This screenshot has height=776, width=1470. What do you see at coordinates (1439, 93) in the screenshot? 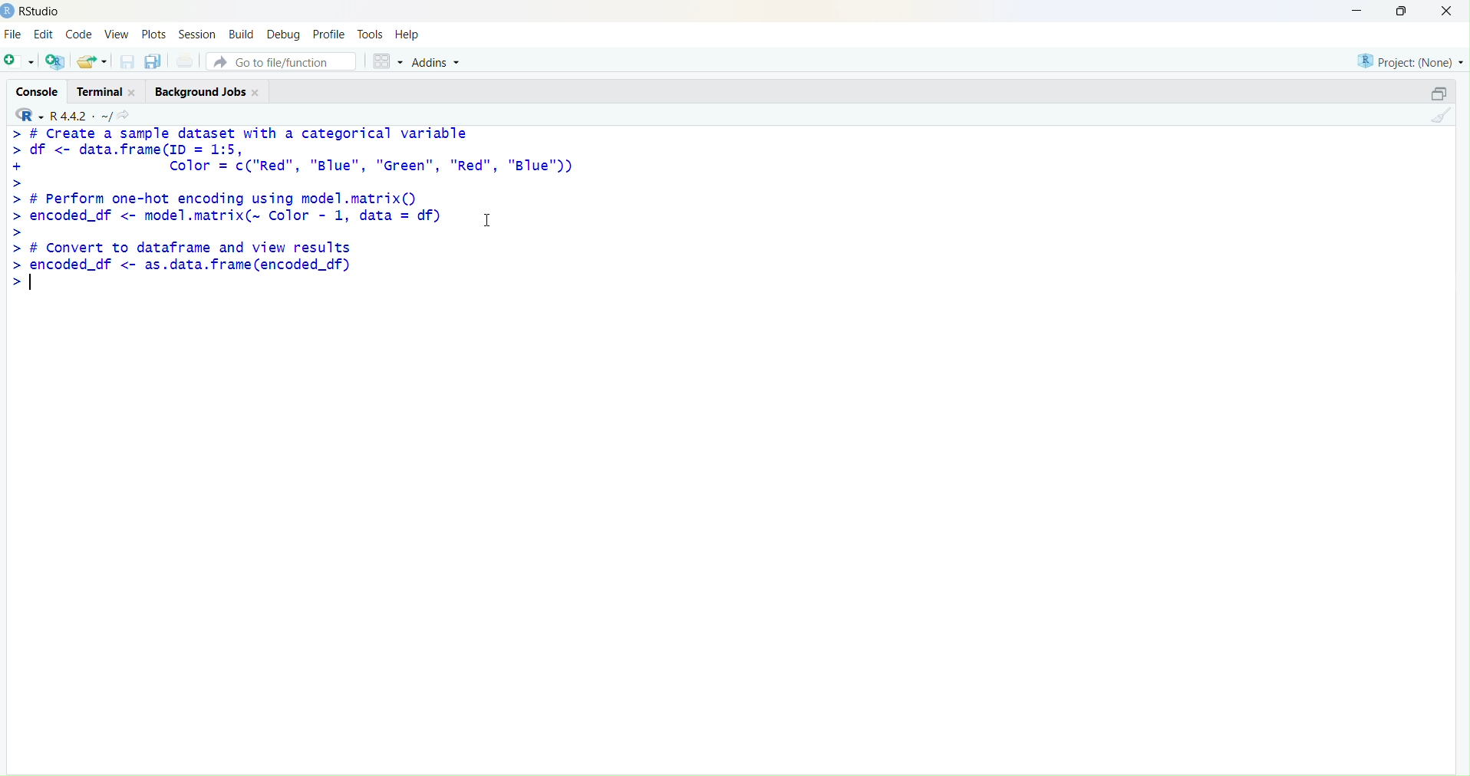
I see `open in separate window ` at bounding box center [1439, 93].